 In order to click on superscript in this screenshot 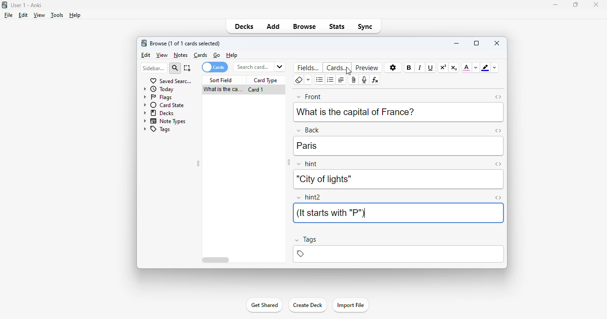, I will do `click(443, 68)`.